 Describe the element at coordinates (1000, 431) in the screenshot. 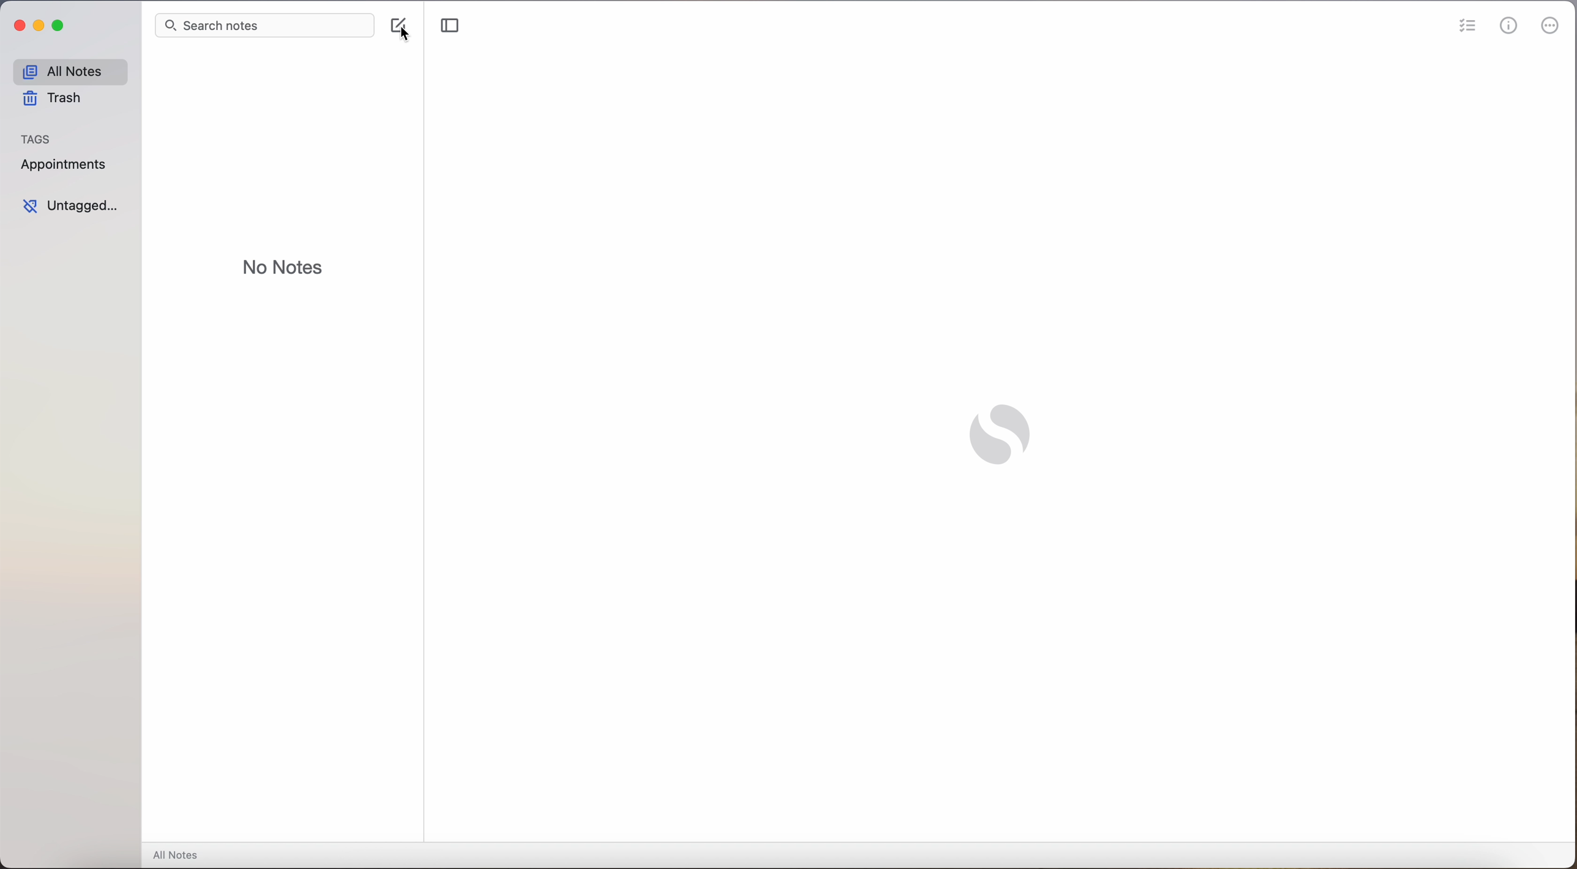

I see `Simplenote logo` at that location.